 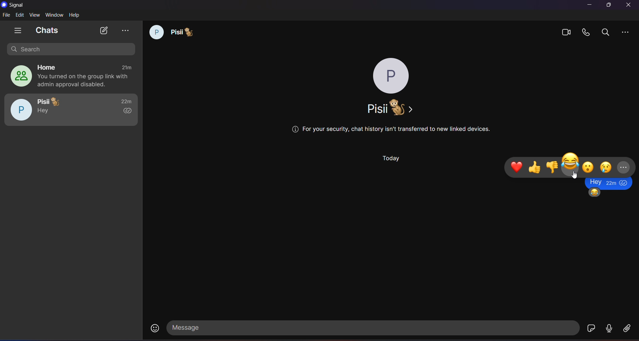 What do you see at coordinates (7, 15) in the screenshot?
I see `file` at bounding box center [7, 15].